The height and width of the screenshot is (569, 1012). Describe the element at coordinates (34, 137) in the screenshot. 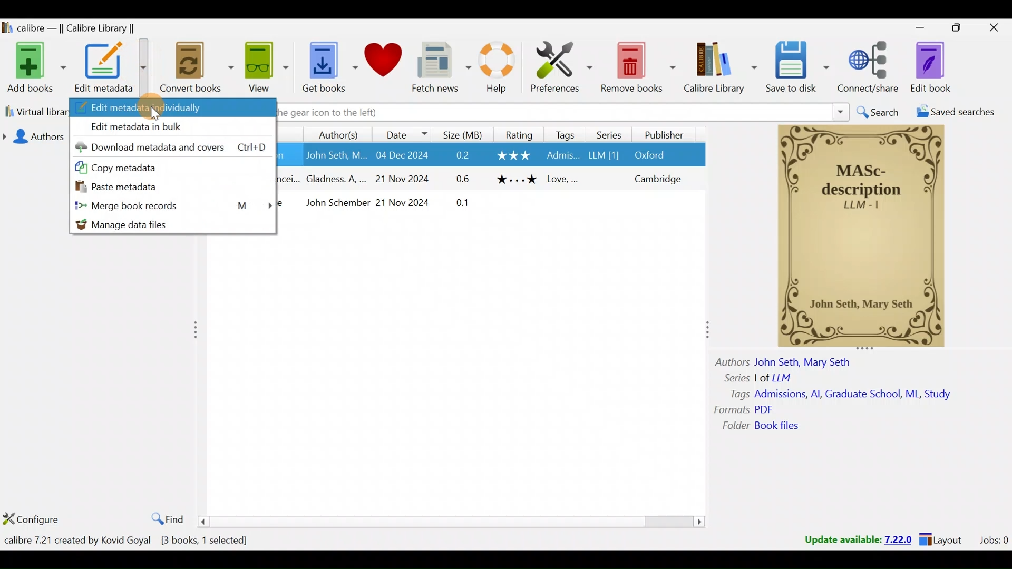

I see `Authors` at that location.